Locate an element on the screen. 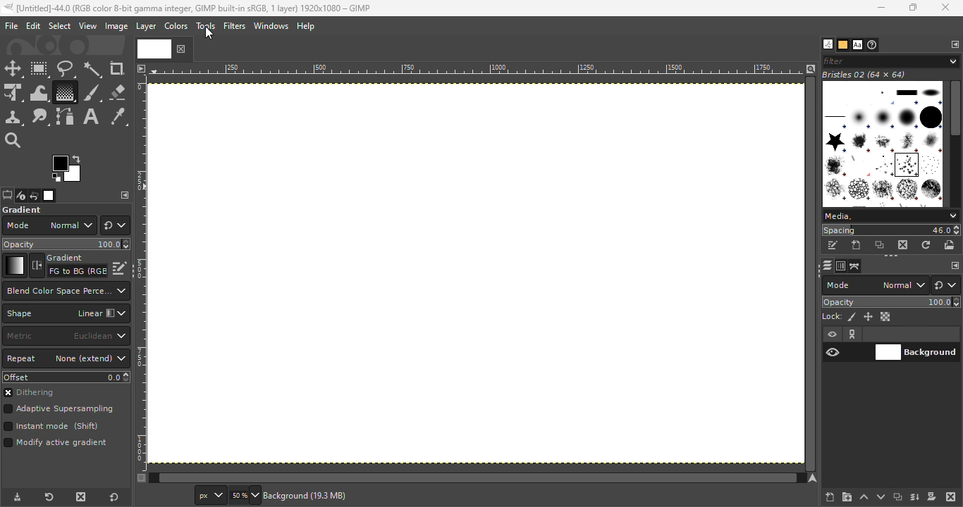 Image resolution: width=963 pixels, height=507 pixels. Colors is located at coordinates (175, 25).